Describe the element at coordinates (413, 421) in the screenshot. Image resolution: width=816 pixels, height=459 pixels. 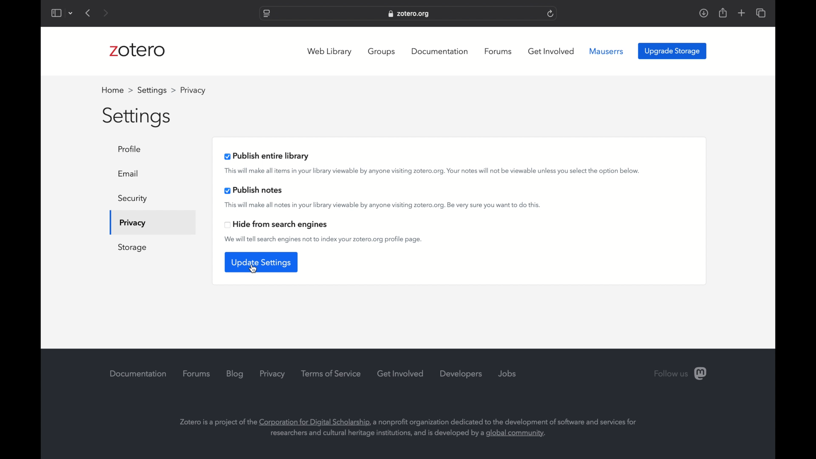
I see `Zotero is a project of the Corporation for Digital Scholarship, a nonprofit organization dedicated to the development of software and services for
researchers and cultural heritage institutions, and is developed by a global community.` at that location.